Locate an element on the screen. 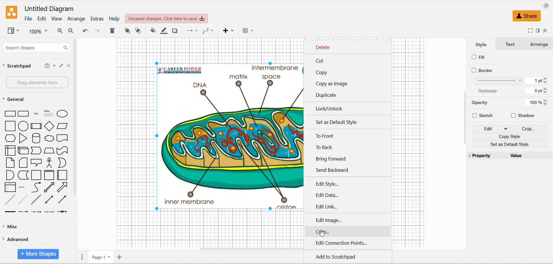 Image resolution: width=553 pixels, height=264 pixels. Dashed Line is located at coordinates (10, 200).